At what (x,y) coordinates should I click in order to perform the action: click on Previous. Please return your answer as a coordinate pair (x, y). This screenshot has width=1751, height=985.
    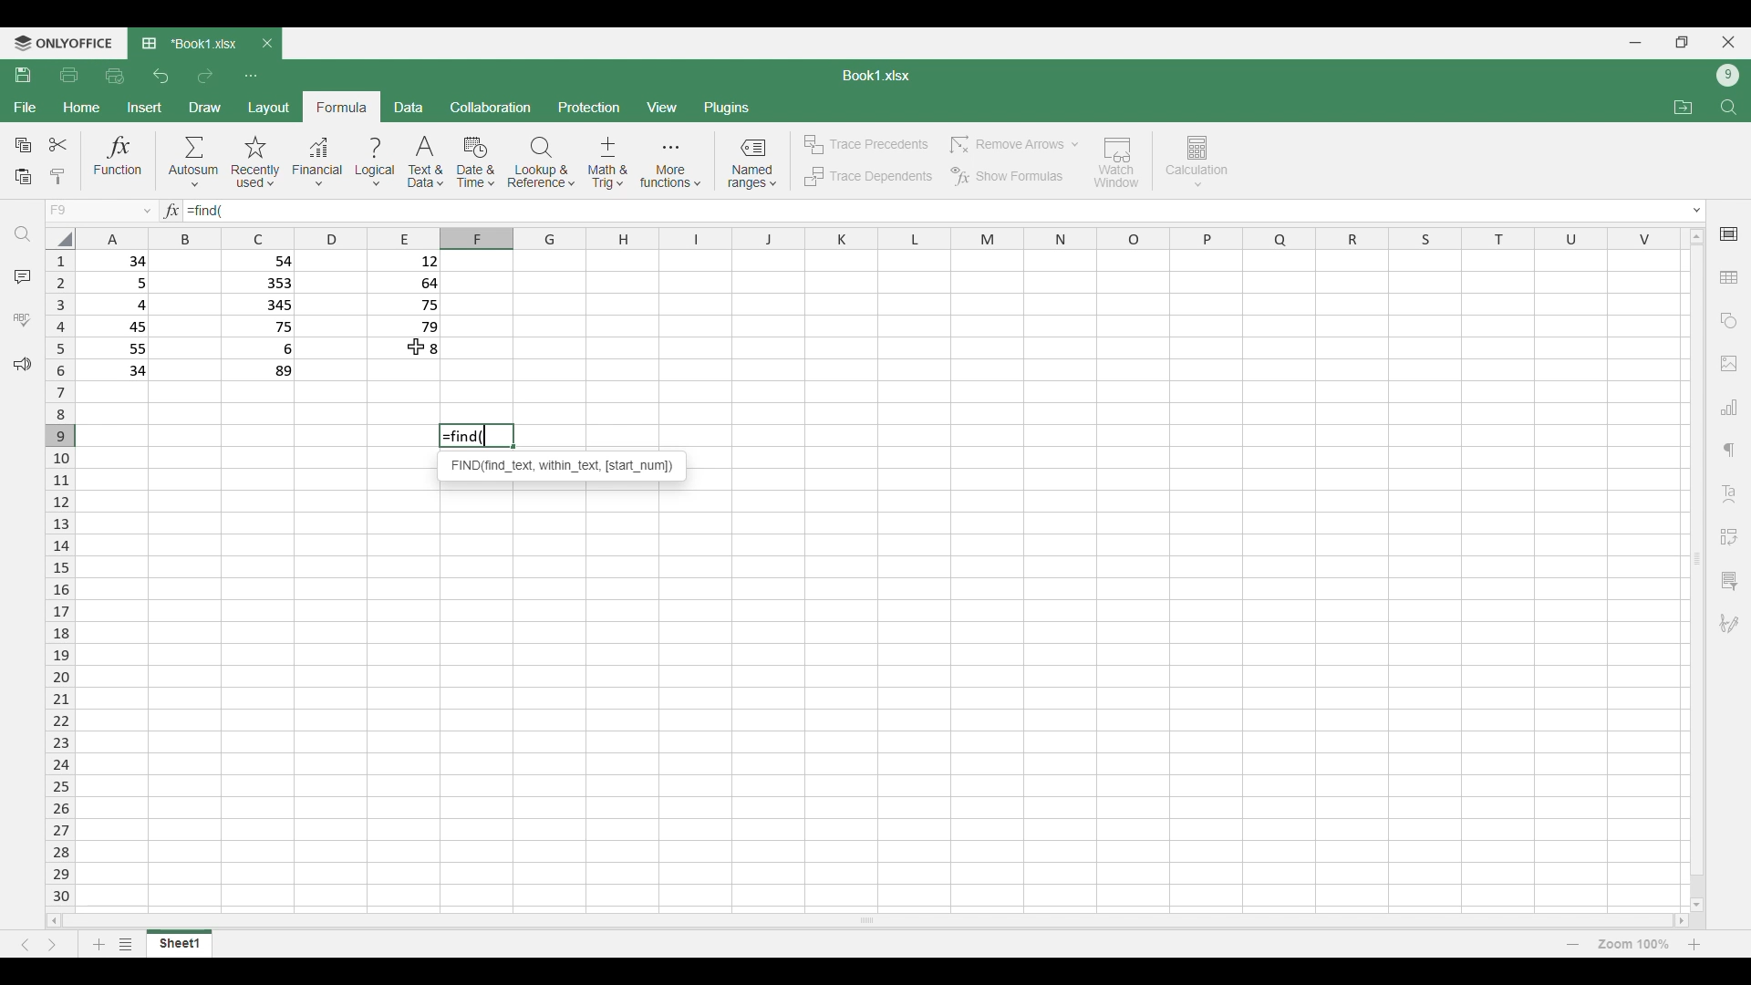
    Looking at the image, I should click on (25, 945).